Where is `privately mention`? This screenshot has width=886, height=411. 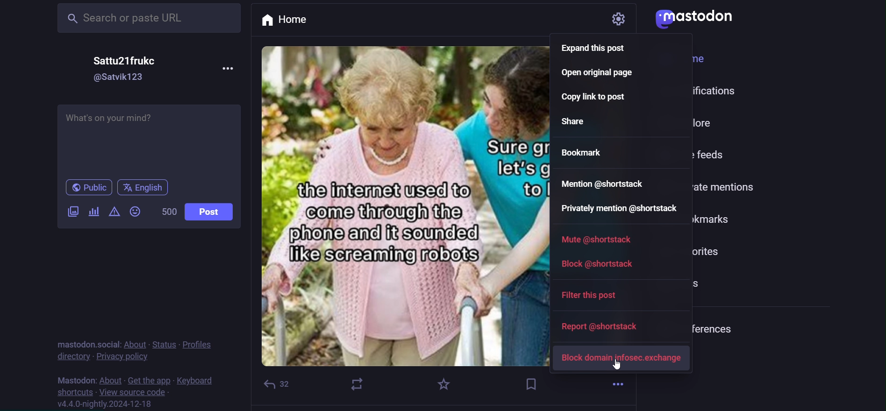 privately mention is located at coordinates (620, 210).